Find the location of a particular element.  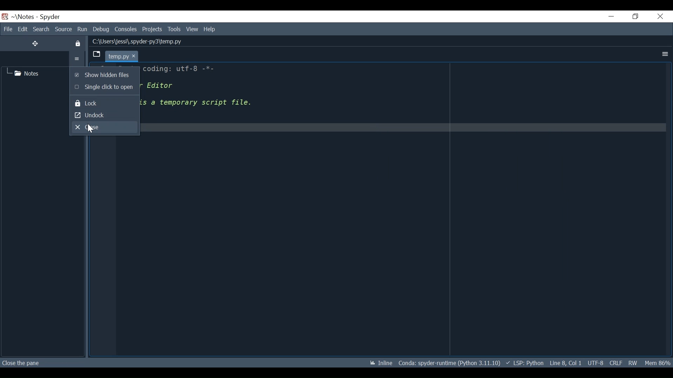

temp.py is located at coordinates (128, 56).